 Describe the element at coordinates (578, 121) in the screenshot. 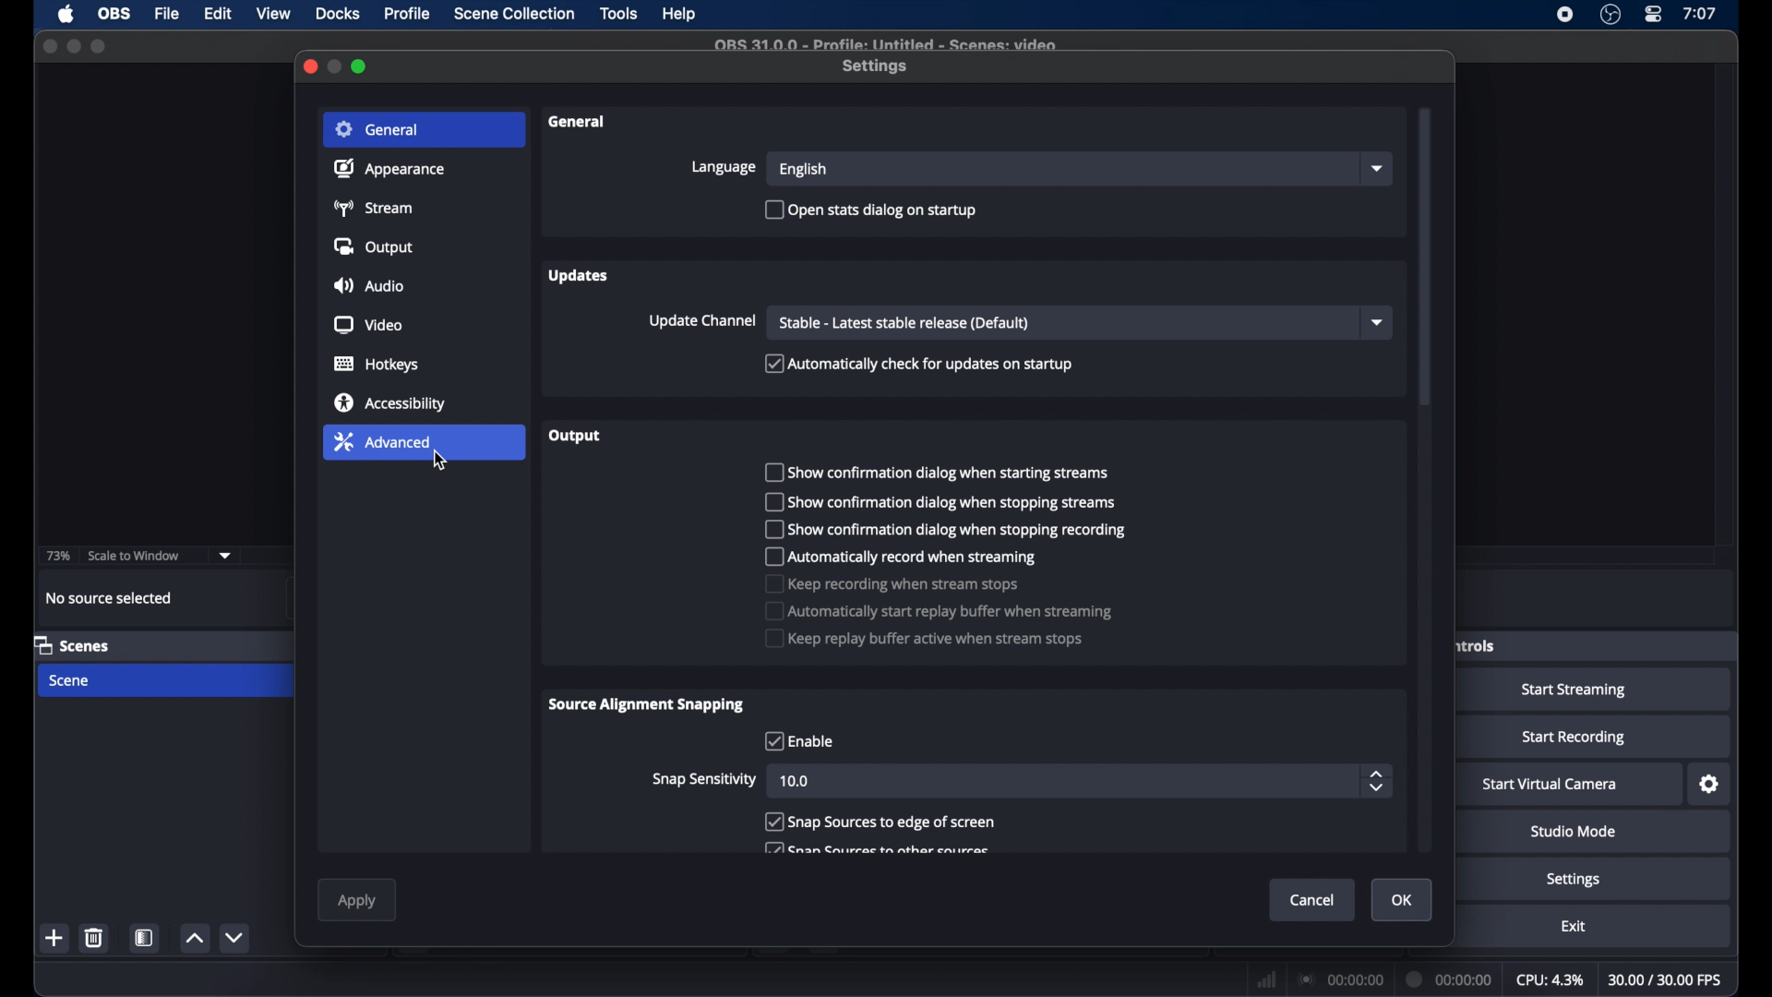

I see `general` at that location.